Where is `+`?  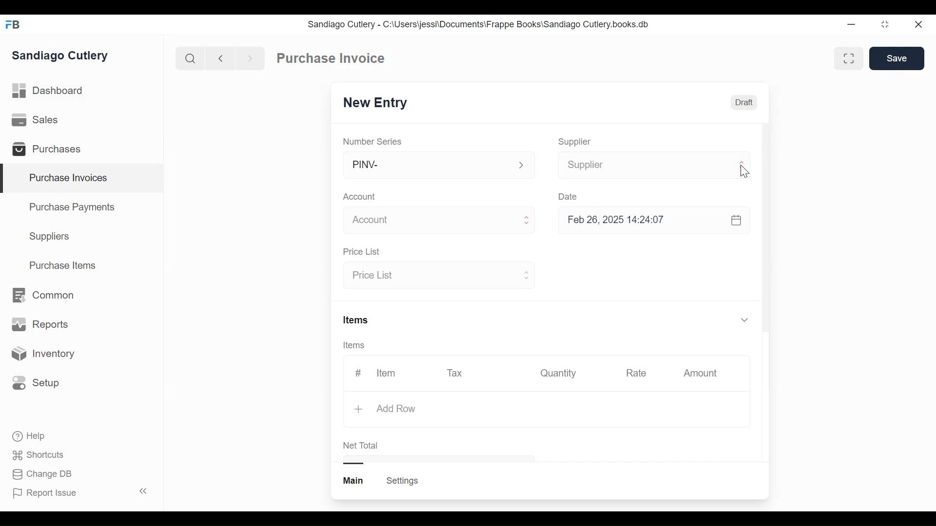 + is located at coordinates (360, 410).